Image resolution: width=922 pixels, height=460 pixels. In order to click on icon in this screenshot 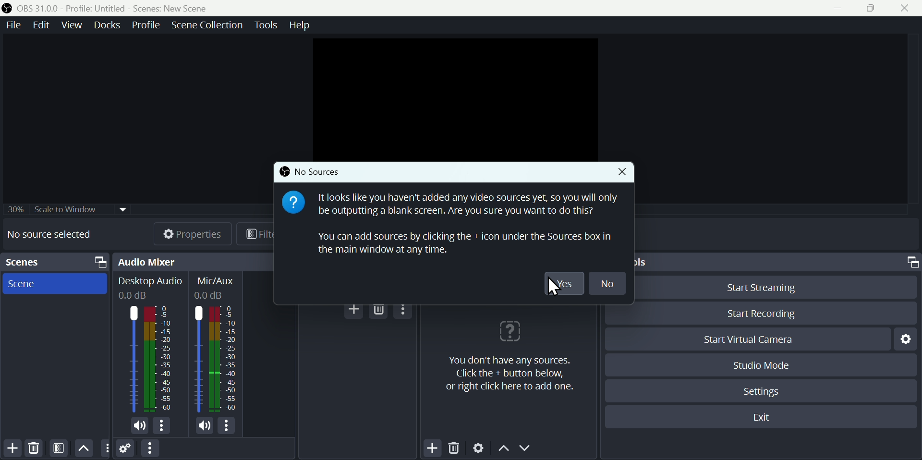, I will do `click(293, 203)`.